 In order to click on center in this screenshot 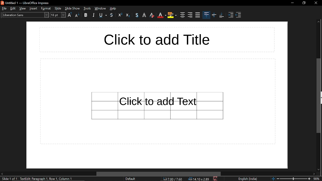, I will do `click(182, 15)`.